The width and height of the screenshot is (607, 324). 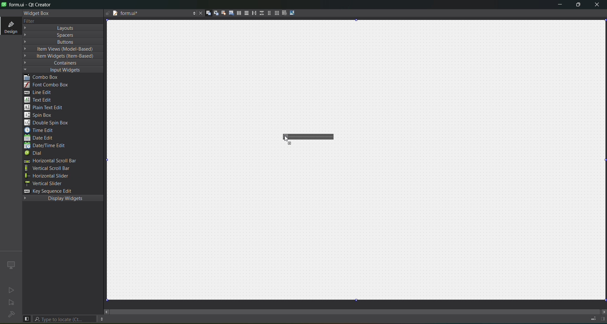 I want to click on options, so click(x=192, y=14).